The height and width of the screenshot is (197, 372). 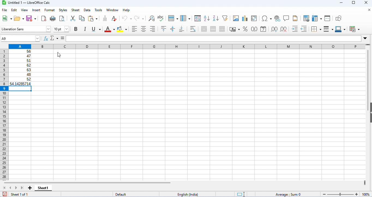 I want to click on merge and center, so click(x=204, y=29).